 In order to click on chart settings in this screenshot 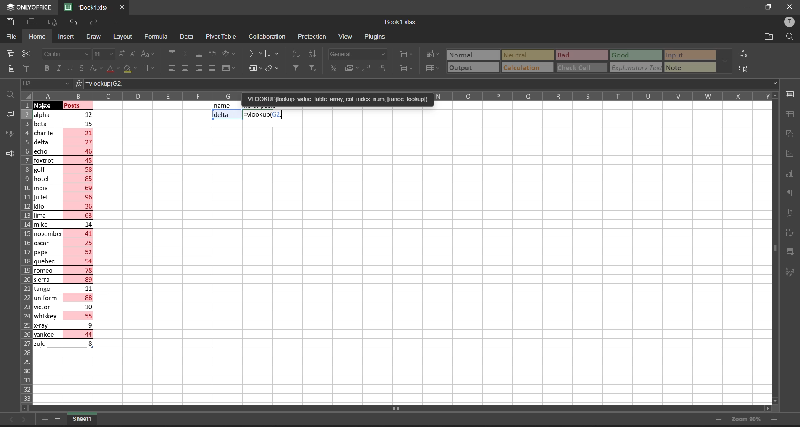, I will do `click(793, 174)`.